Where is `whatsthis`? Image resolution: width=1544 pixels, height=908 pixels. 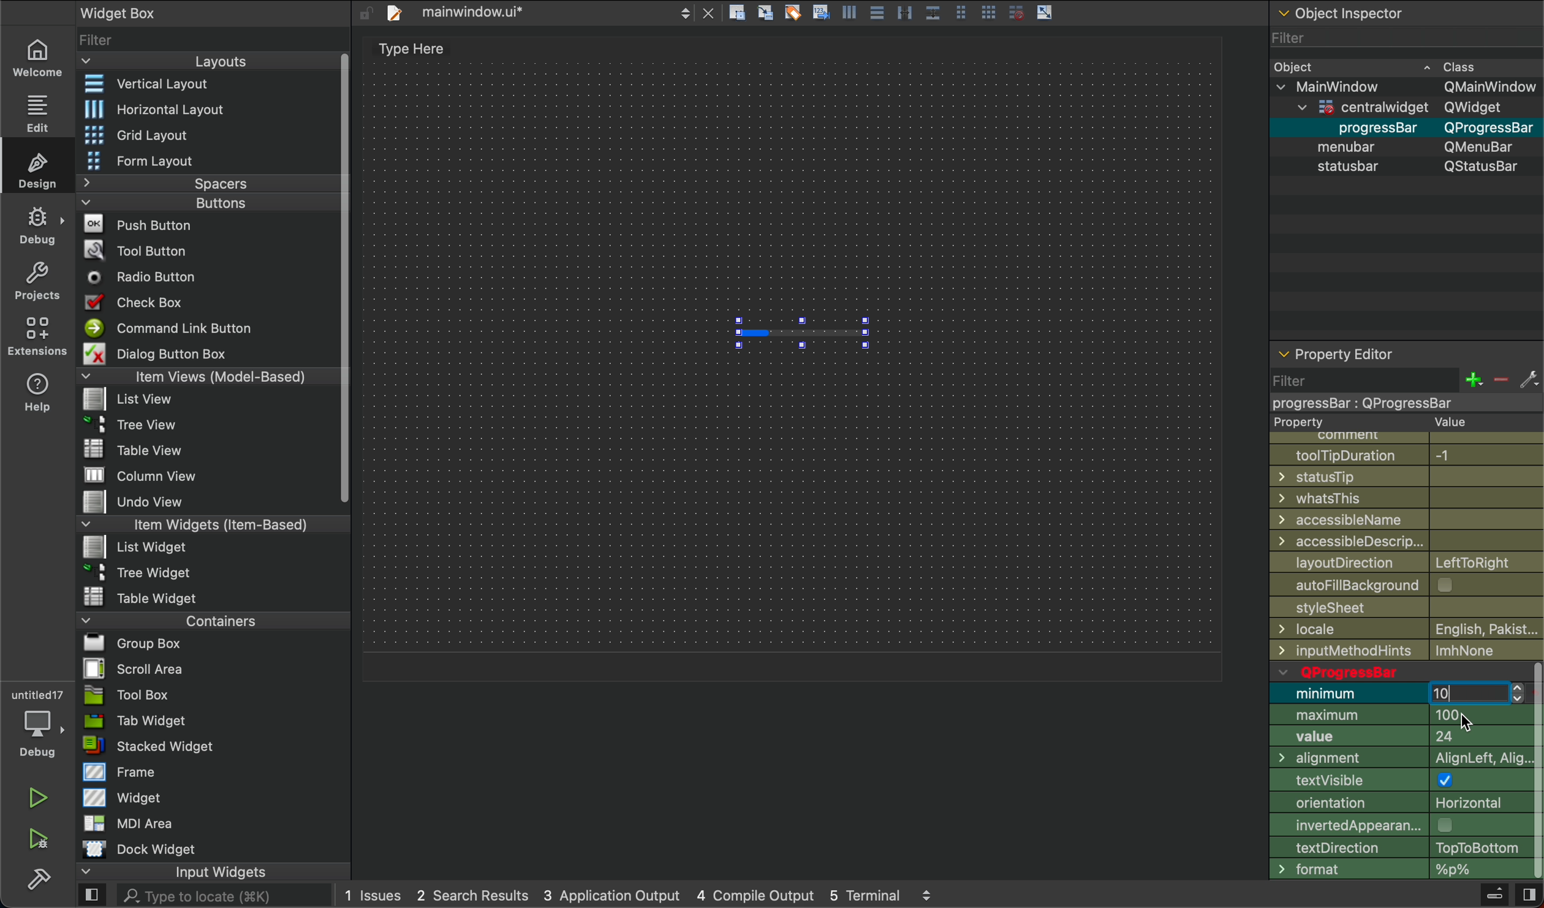
whatsthis is located at coordinates (1407, 498).